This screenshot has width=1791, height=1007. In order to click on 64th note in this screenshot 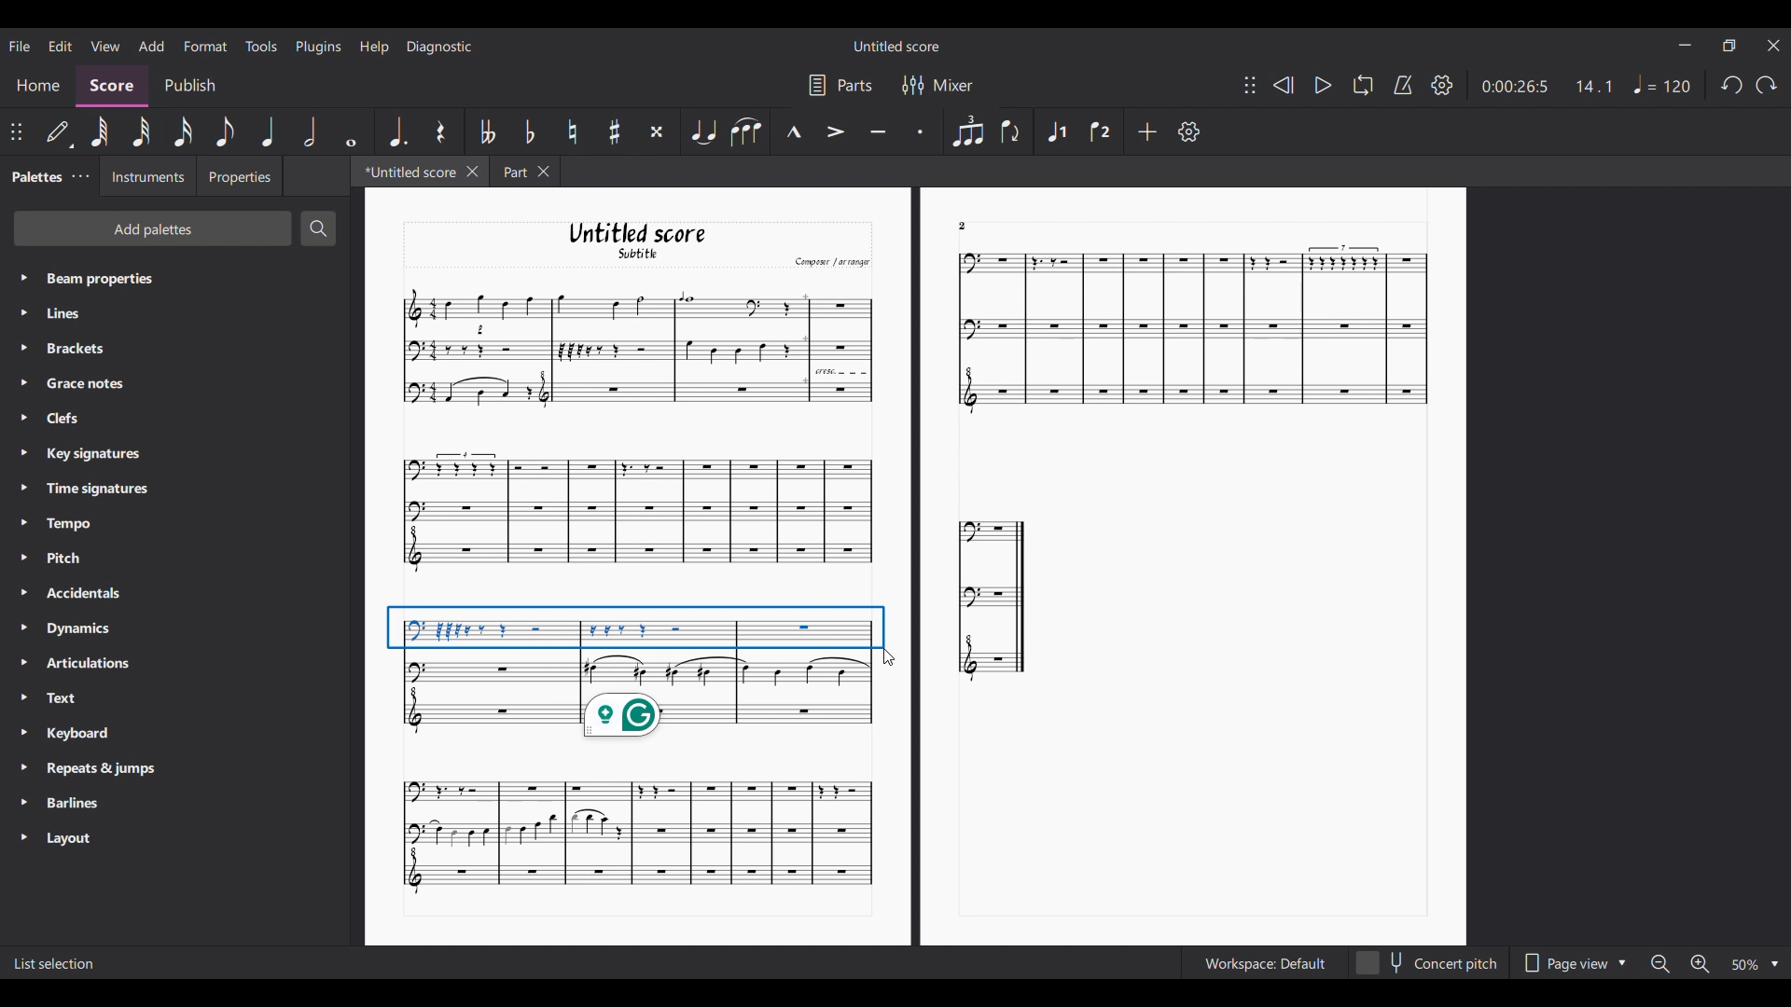, I will do `click(100, 131)`.